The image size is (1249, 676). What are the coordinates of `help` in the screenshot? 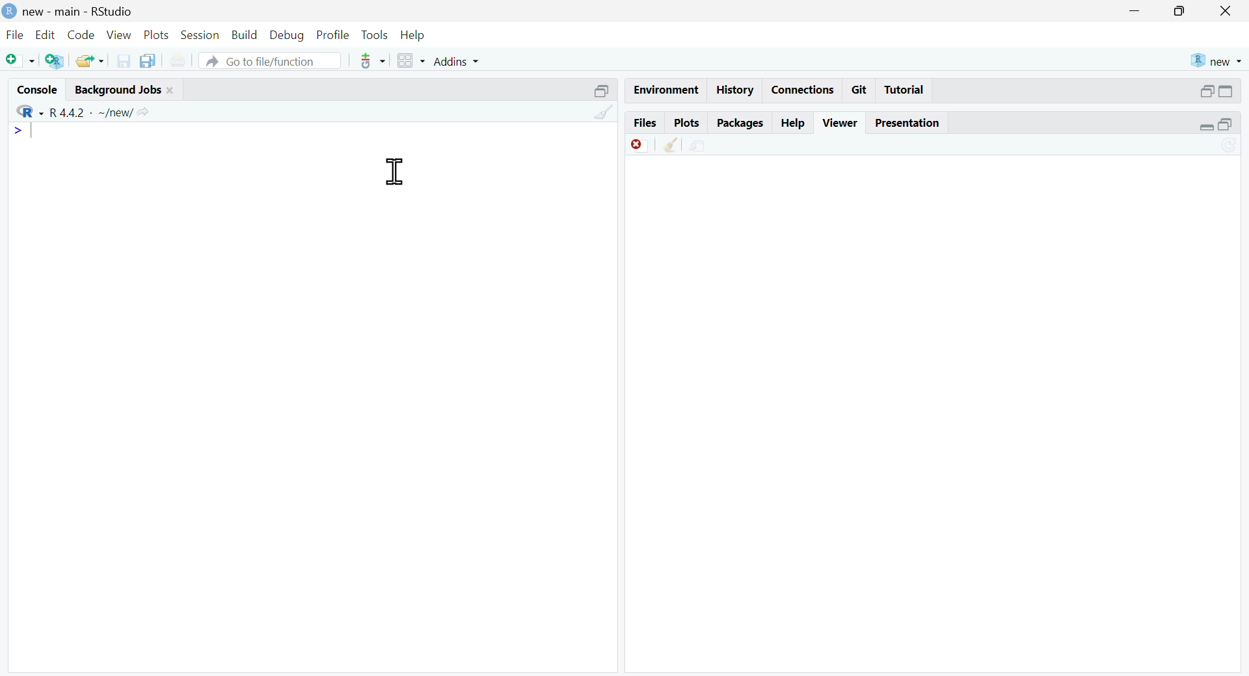 It's located at (412, 35).